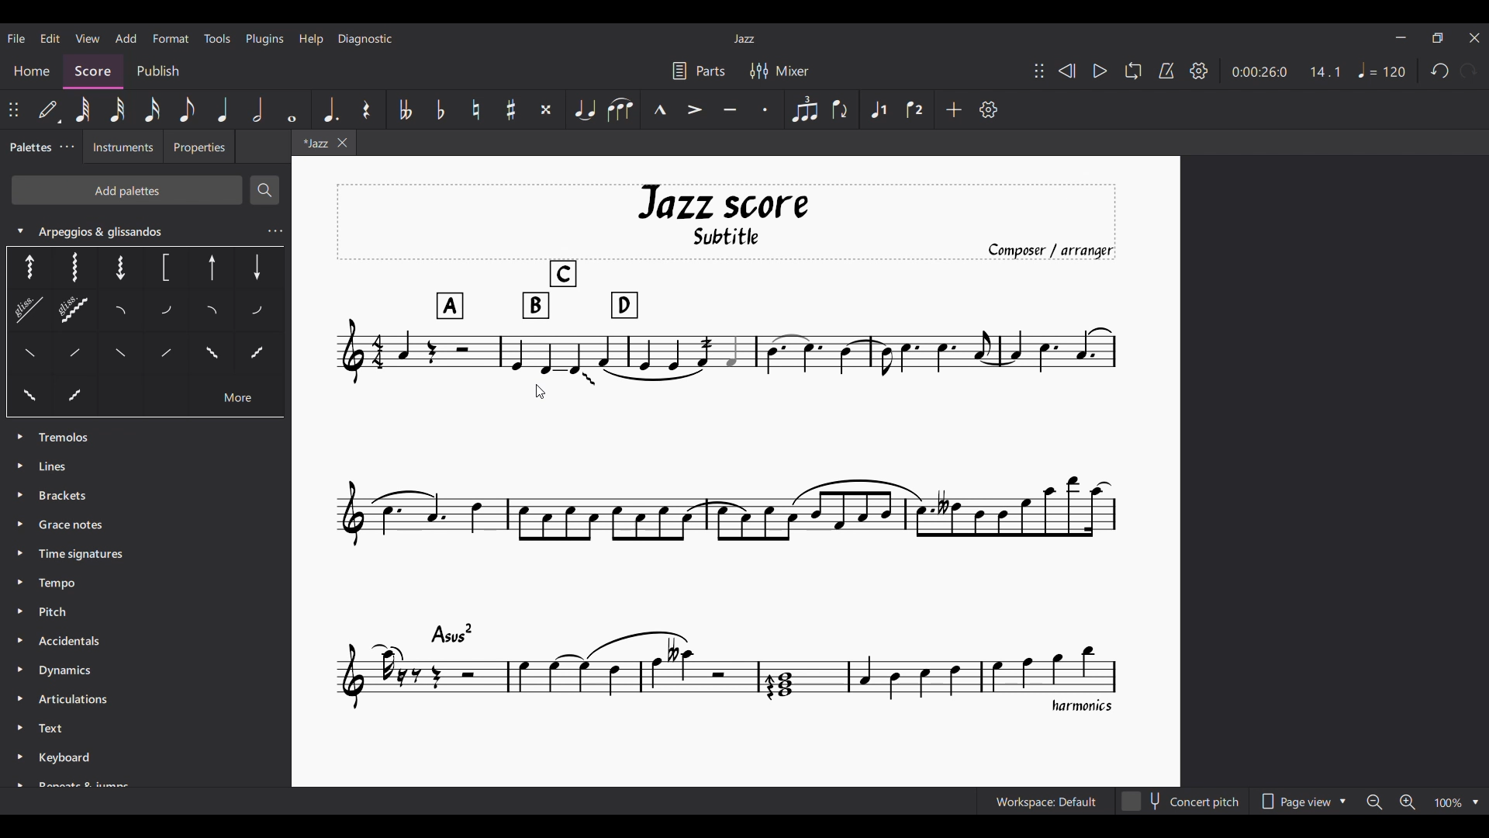 This screenshot has height=838, width=1489. What do you see at coordinates (541, 392) in the screenshot?
I see `Cursor position unchanged` at bounding box center [541, 392].